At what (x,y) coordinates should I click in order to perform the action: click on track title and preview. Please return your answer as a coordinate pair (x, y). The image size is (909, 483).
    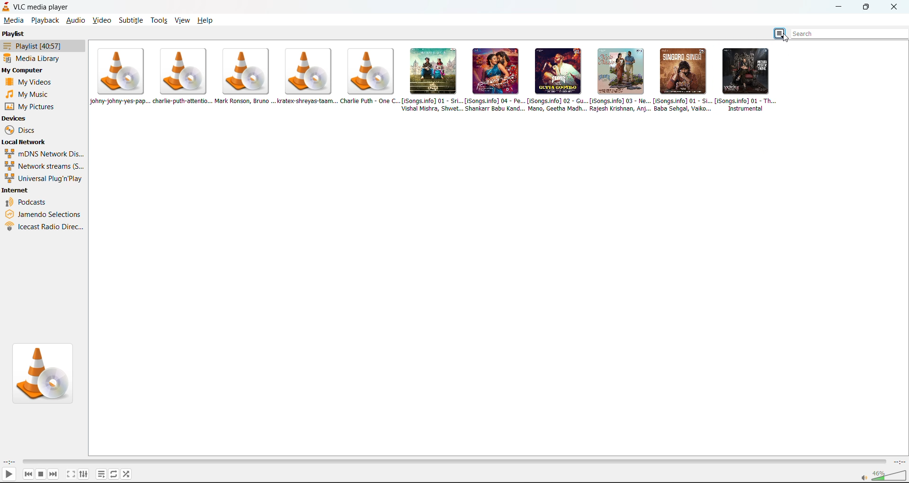
    Looking at the image, I should click on (681, 80).